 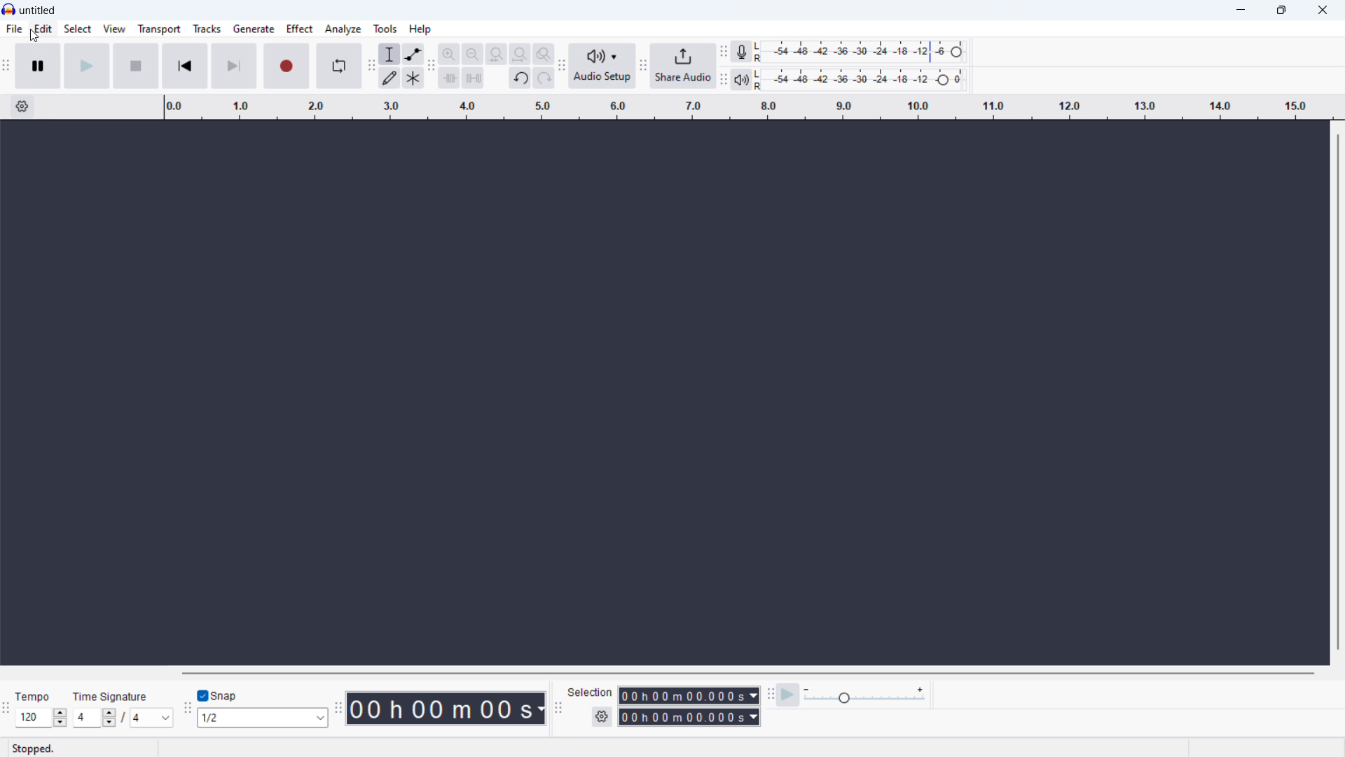 I want to click on title, so click(x=38, y=11).